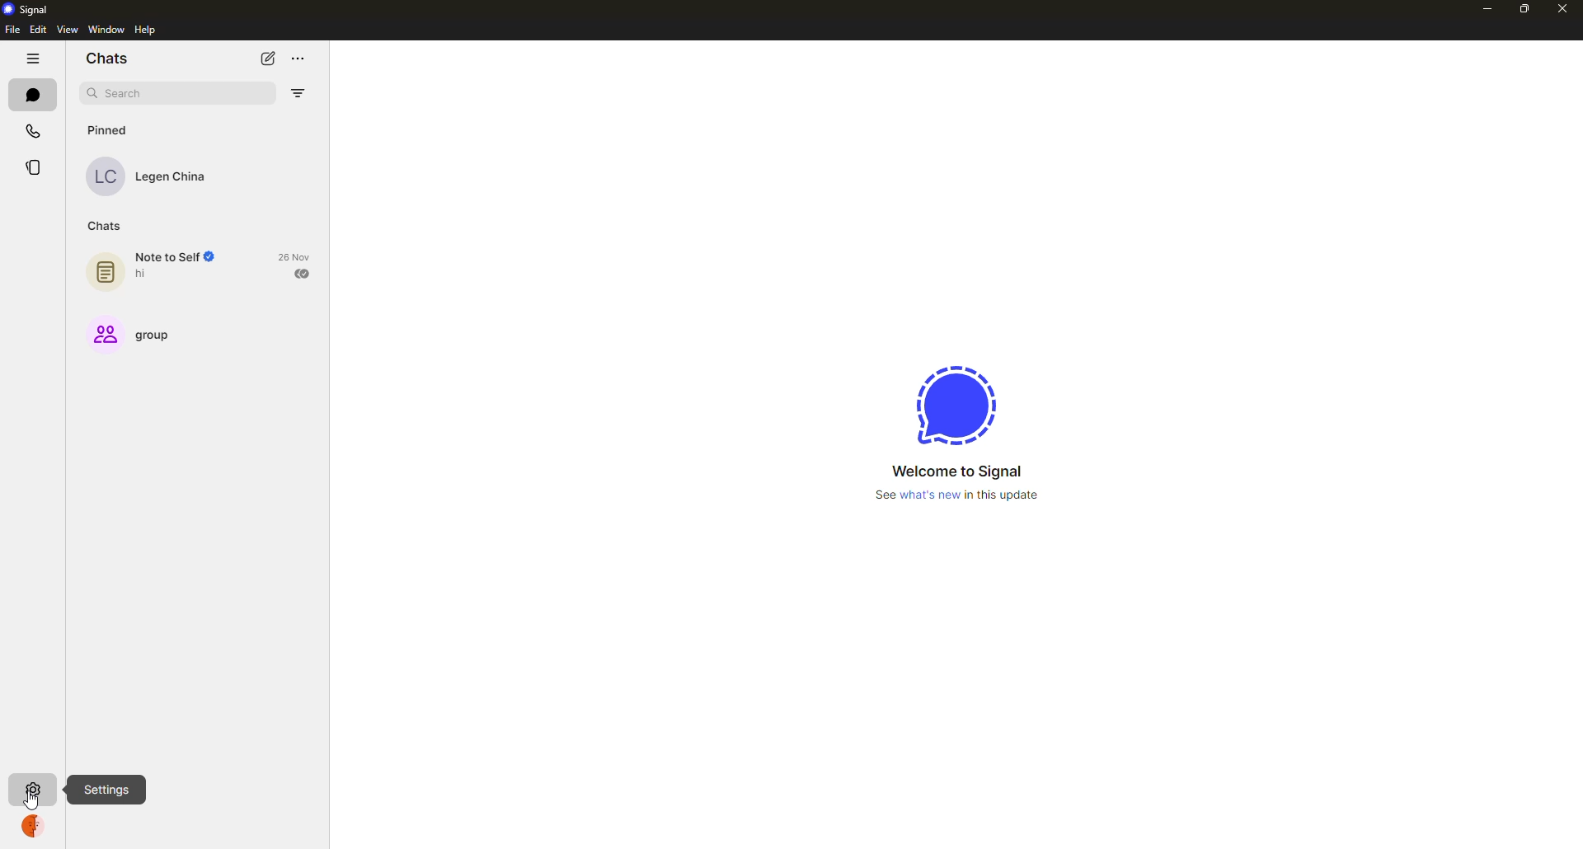  Describe the element at coordinates (28, 10) in the screenshot. I see `signal` at that location.